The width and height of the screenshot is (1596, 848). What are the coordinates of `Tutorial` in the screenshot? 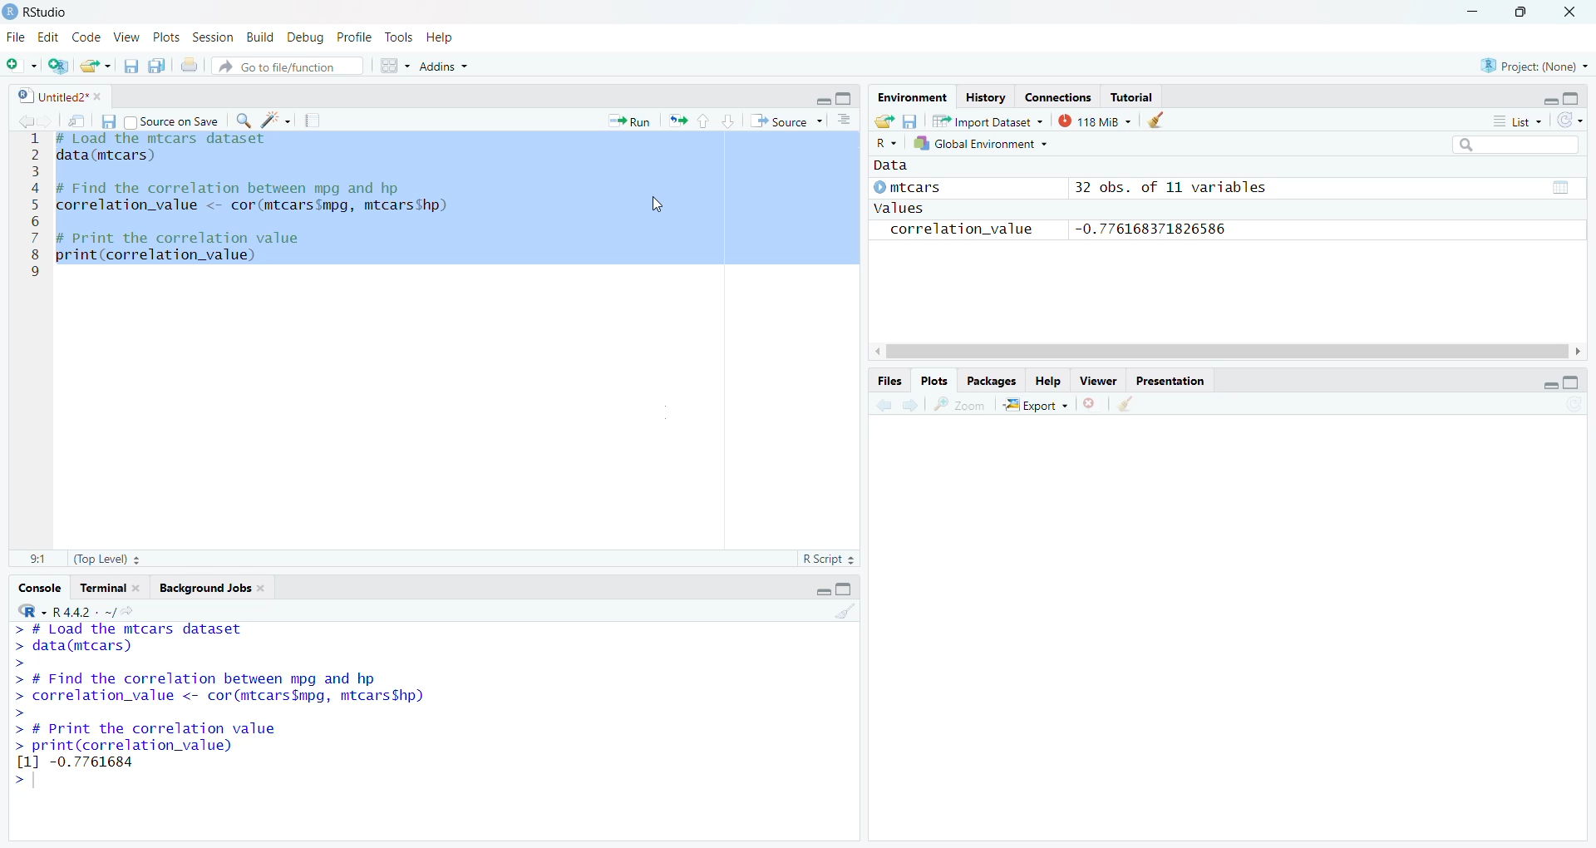 It's located at (1133, 97).